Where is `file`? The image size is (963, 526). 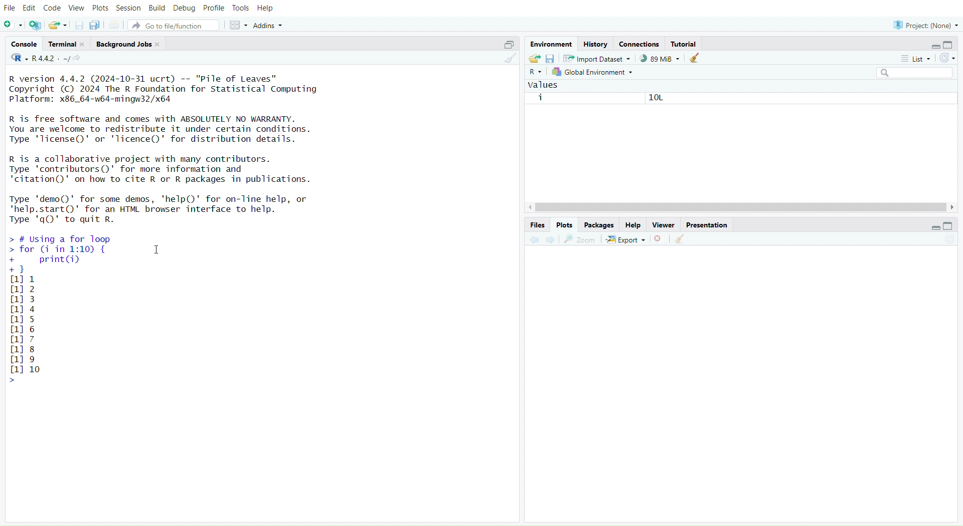 file is located at coordinates (11, 8).